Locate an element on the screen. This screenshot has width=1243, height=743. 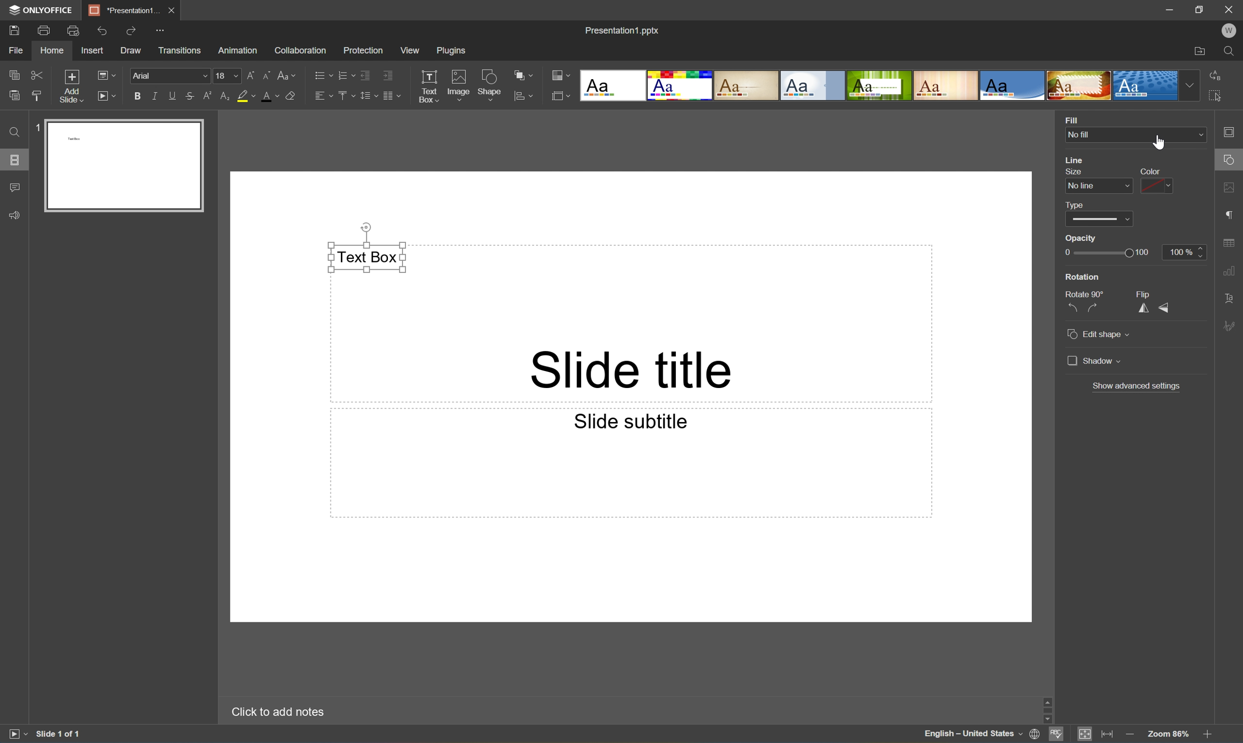
Click to add notes is located at coordinates (277, 713).